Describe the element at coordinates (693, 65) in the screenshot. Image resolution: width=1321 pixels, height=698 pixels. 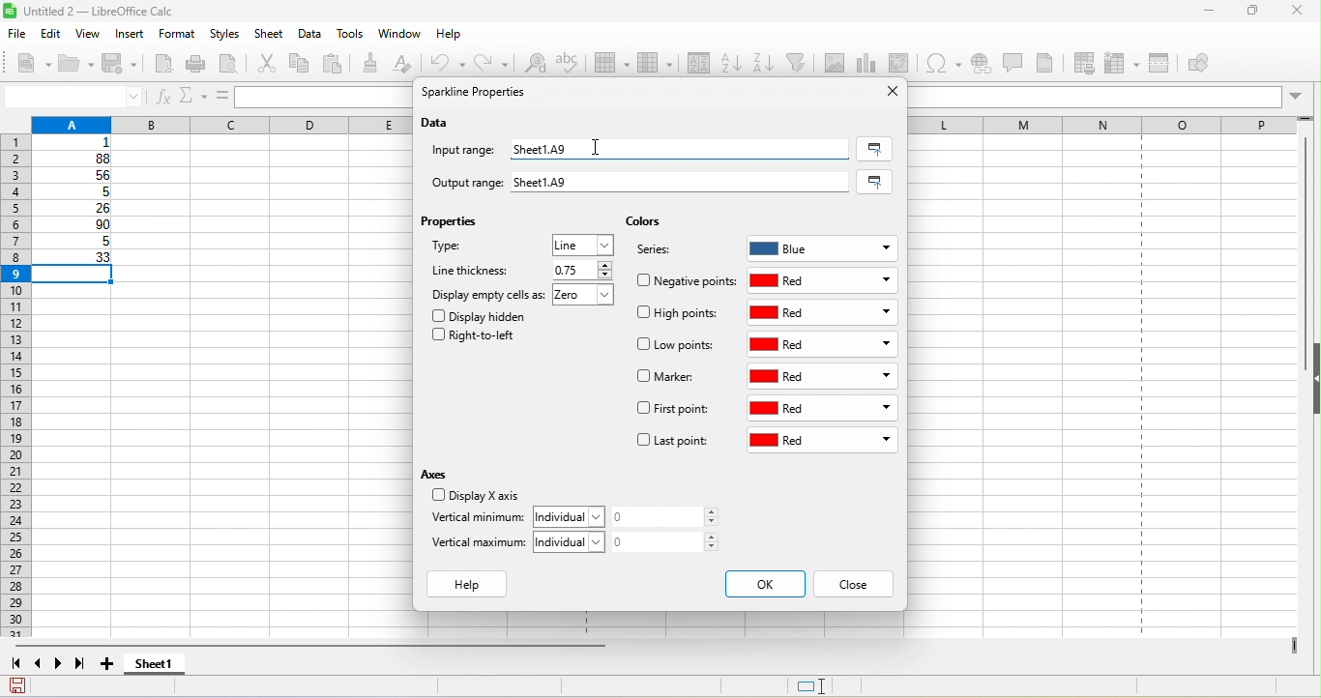
I see `sort` at that location.